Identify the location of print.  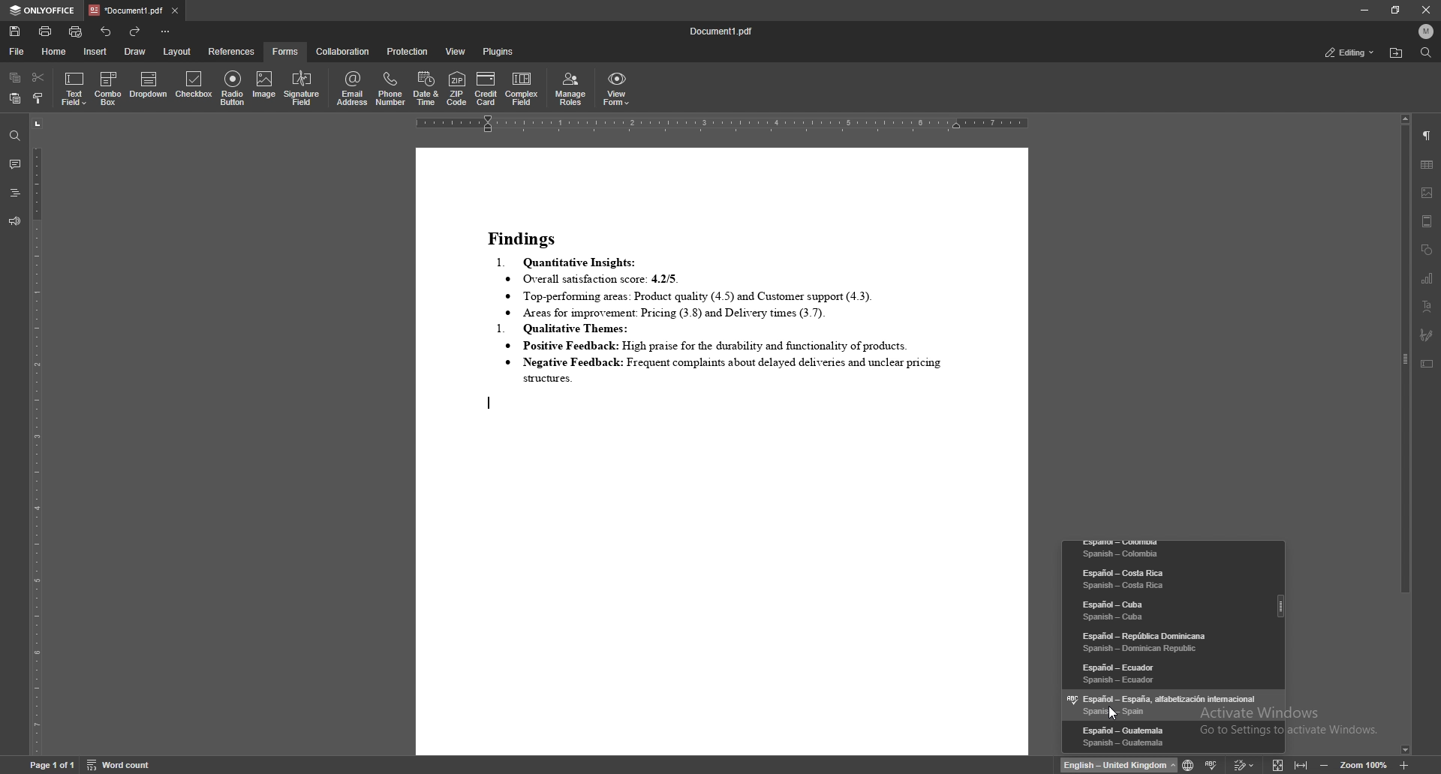
(46, 31).